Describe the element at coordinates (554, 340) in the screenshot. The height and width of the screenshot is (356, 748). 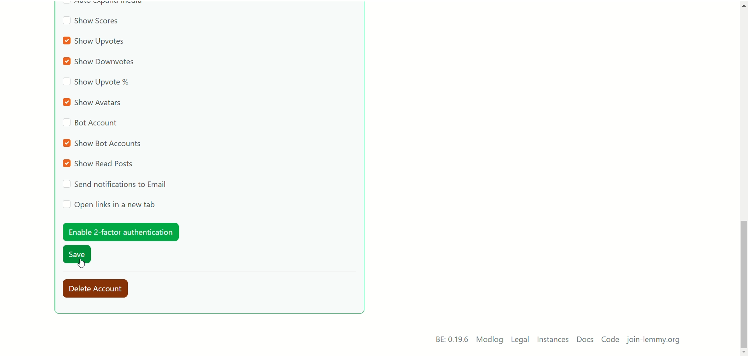
I see `INSTANCES` at that location.